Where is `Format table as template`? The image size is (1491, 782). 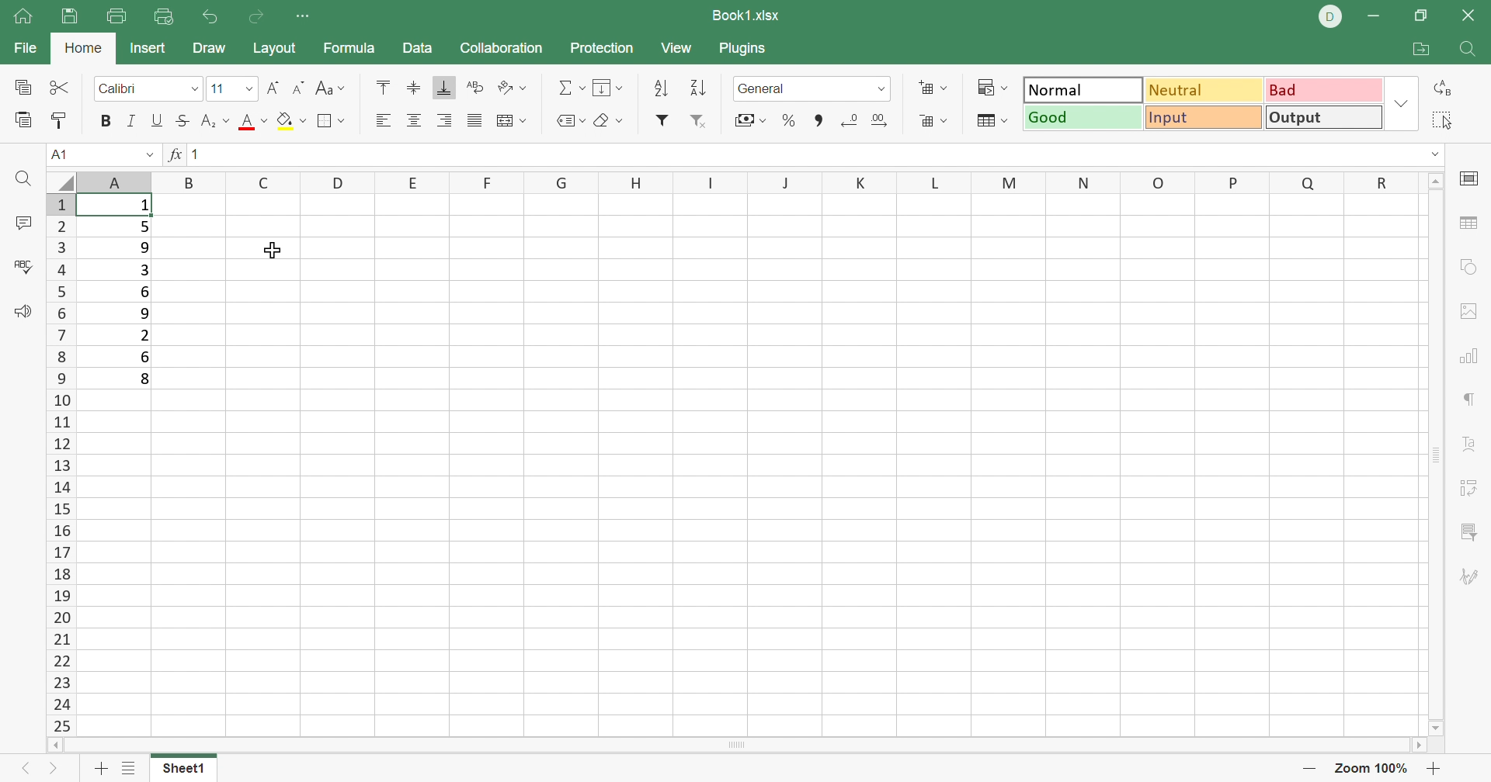
Format table as template is located at coordinates (991, 123).